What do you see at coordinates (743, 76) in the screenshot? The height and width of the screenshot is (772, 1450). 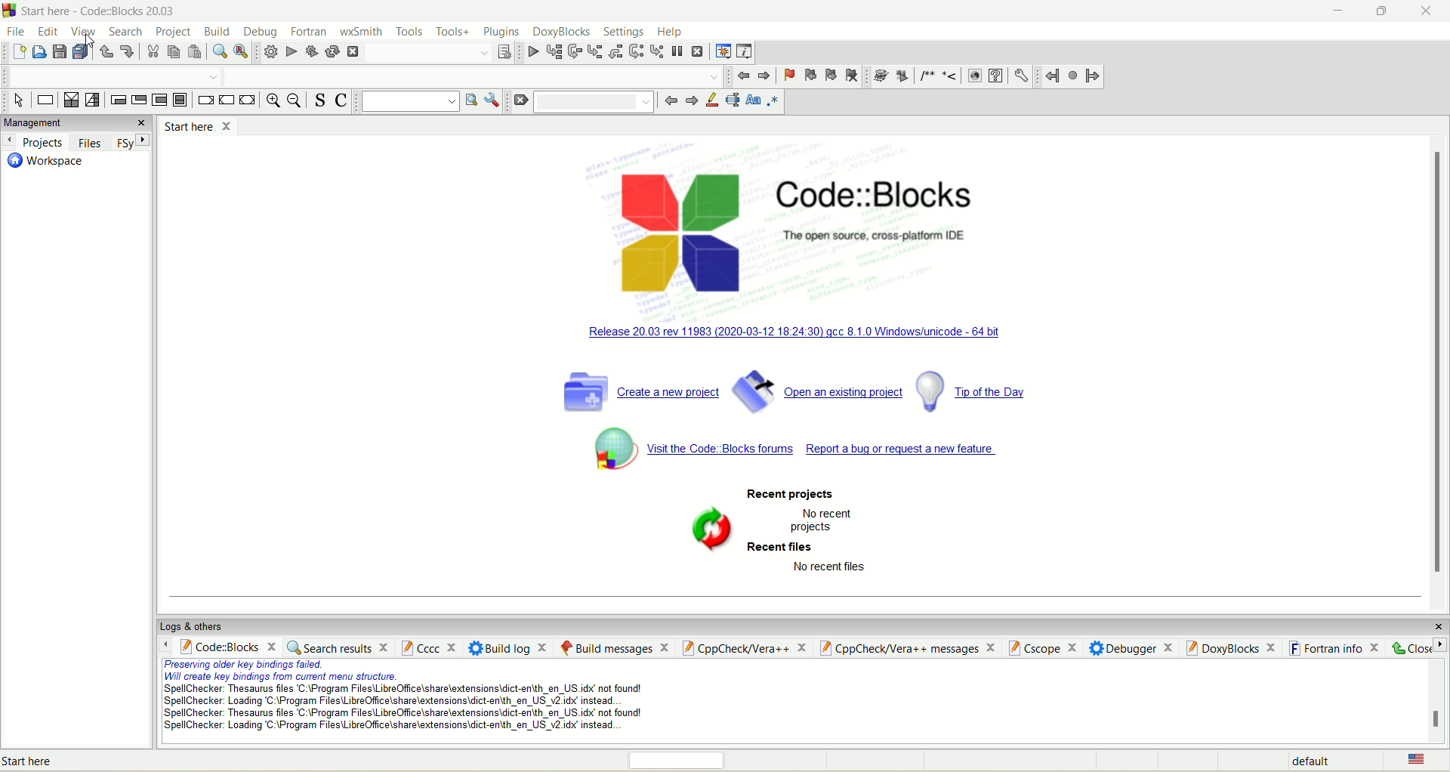 I see `jump back` at bounding box center [743, 76].